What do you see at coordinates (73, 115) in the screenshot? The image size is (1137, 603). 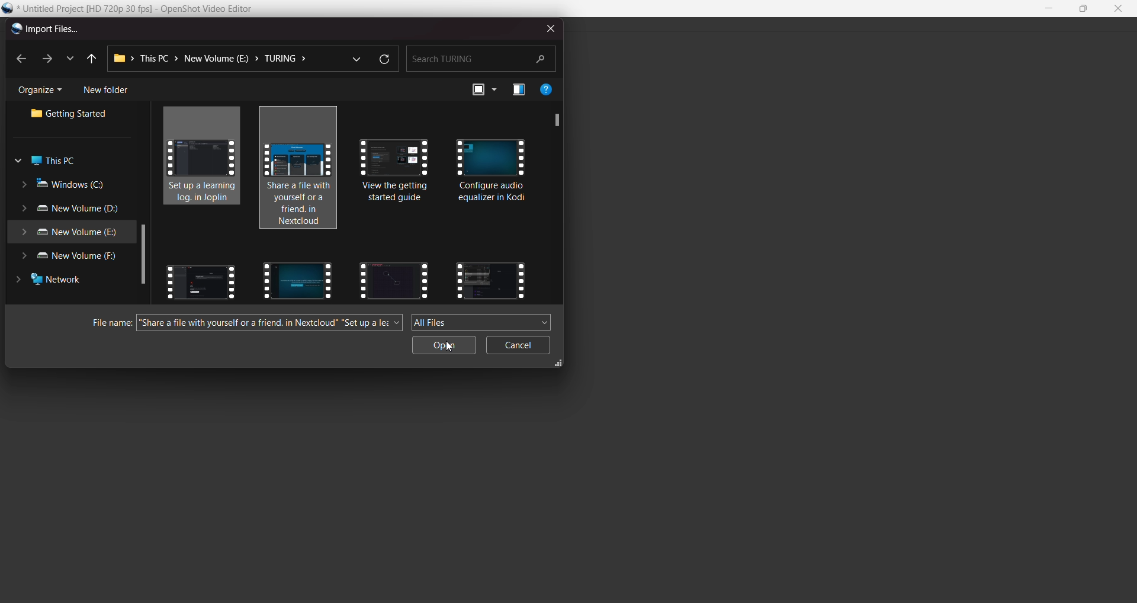 I see `getting started` at bounding box center [73, 115].